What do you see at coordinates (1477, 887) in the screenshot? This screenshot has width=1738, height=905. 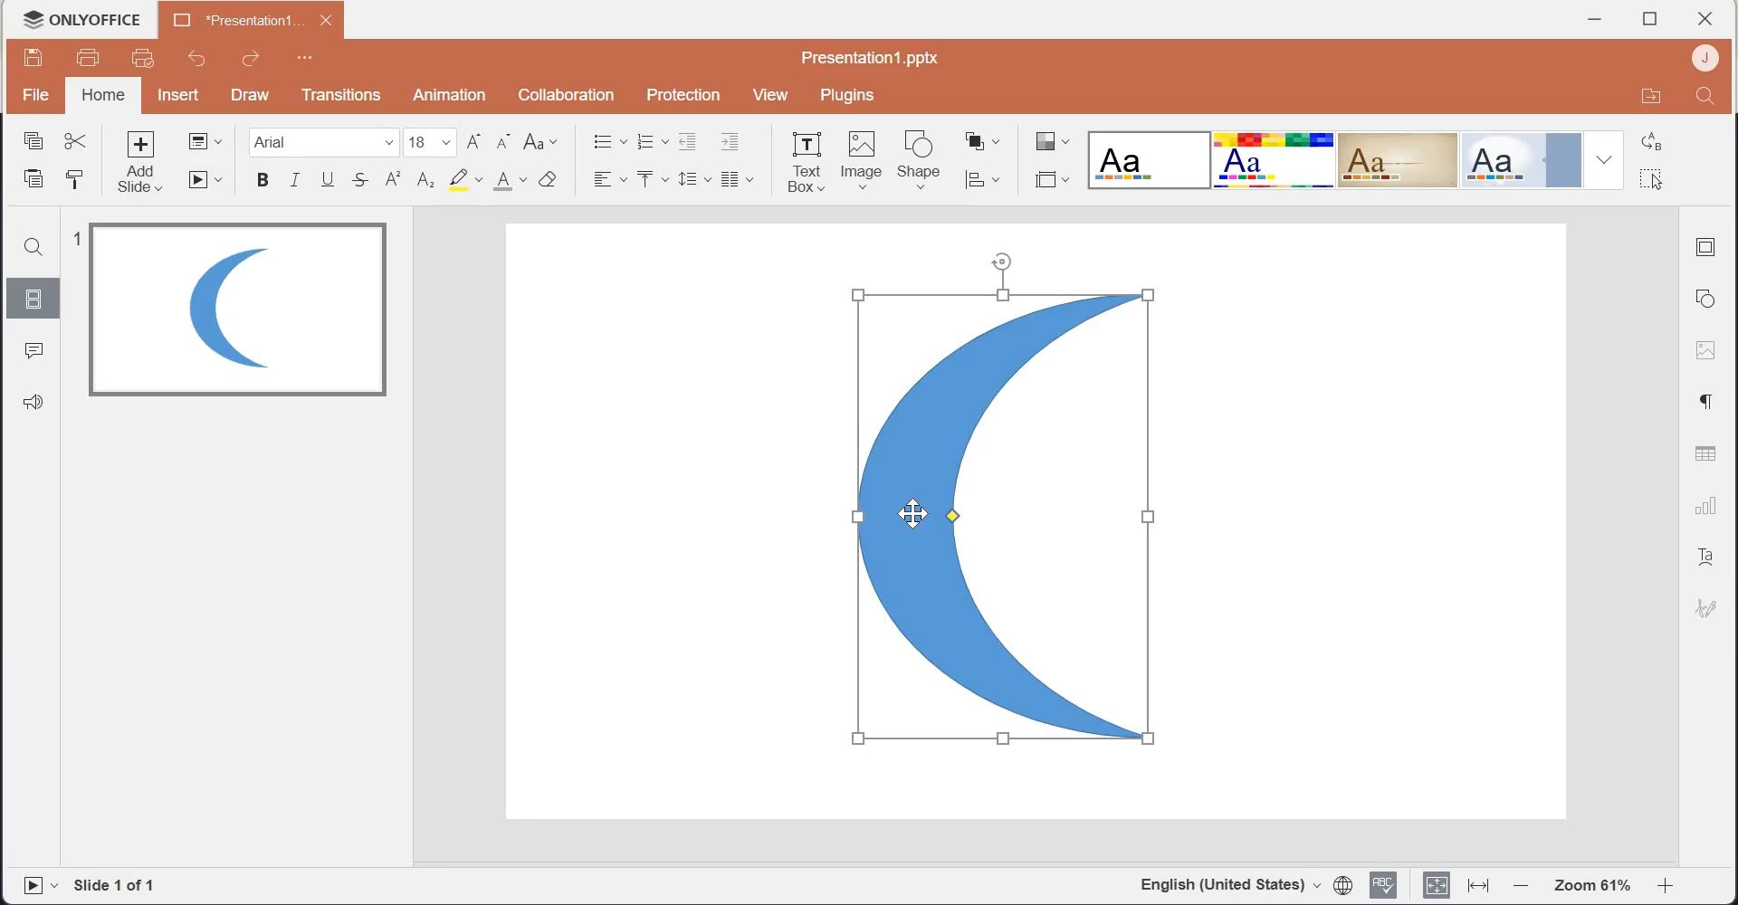 I see `Fit to width` at bounding box center [1477, 887].